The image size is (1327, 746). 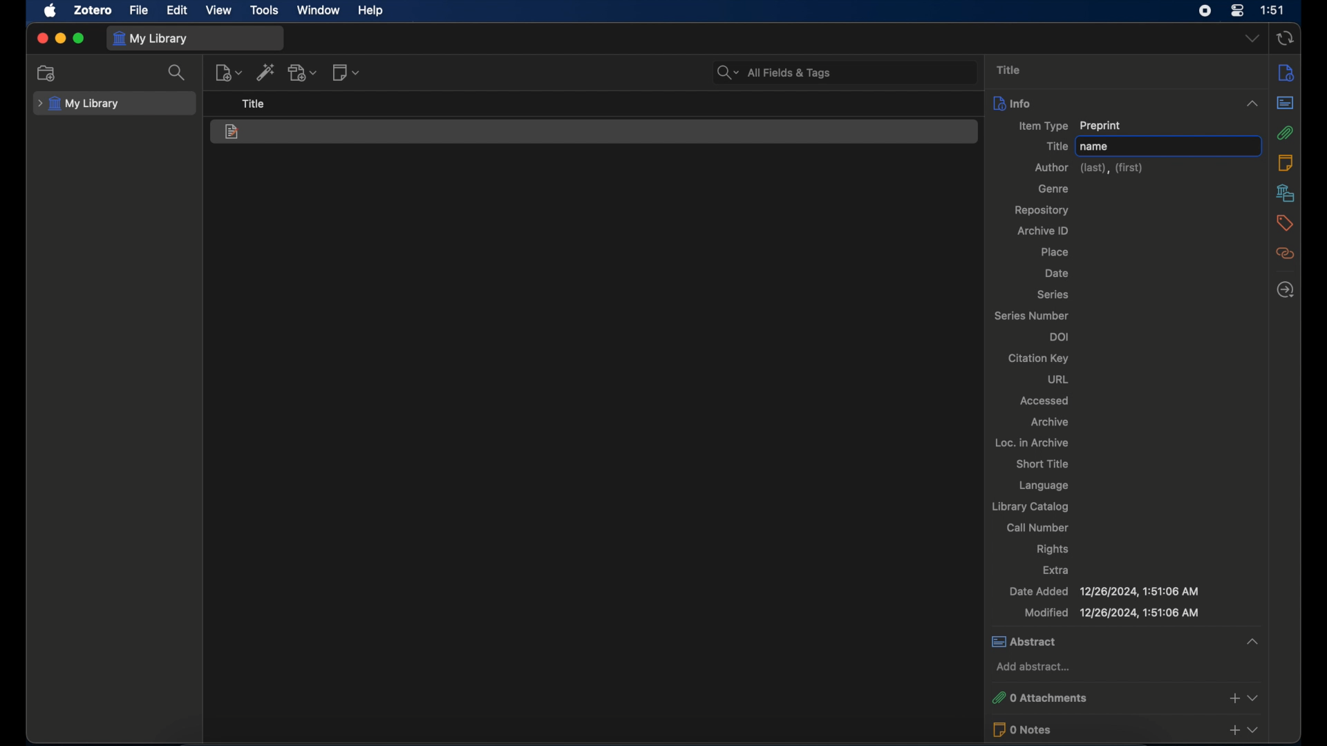 I want to click on new collection, so click(x=46, y=73).